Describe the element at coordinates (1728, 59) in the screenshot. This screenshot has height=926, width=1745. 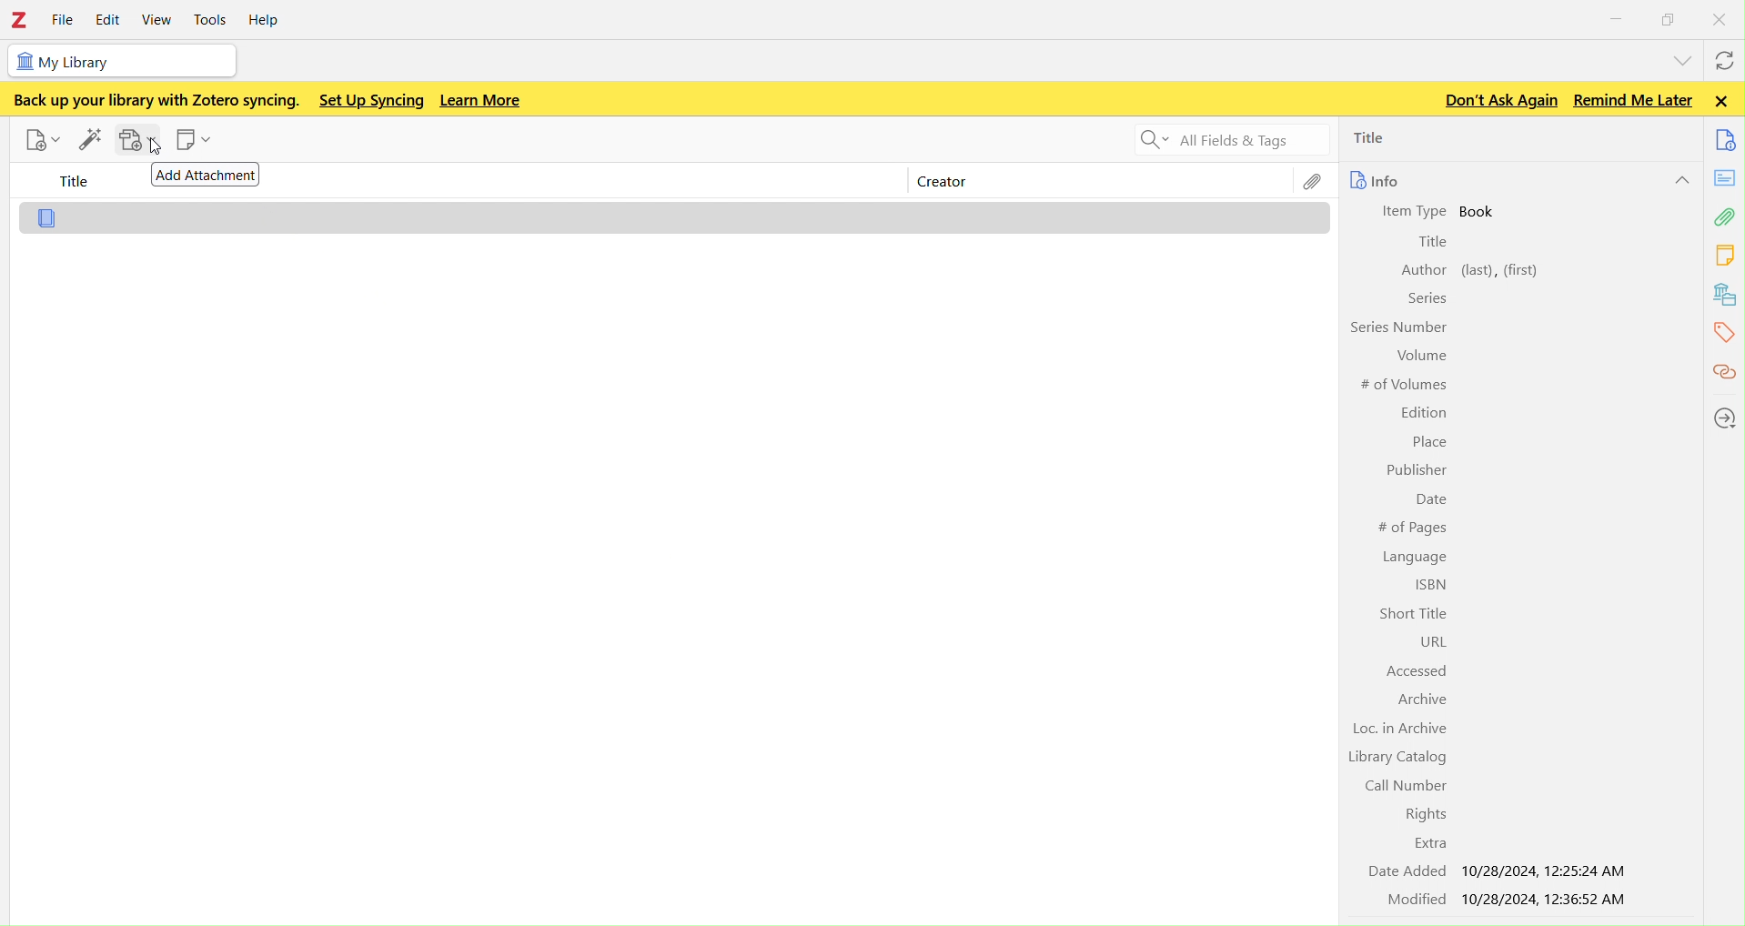
I see `syncwith zotero` at that location.